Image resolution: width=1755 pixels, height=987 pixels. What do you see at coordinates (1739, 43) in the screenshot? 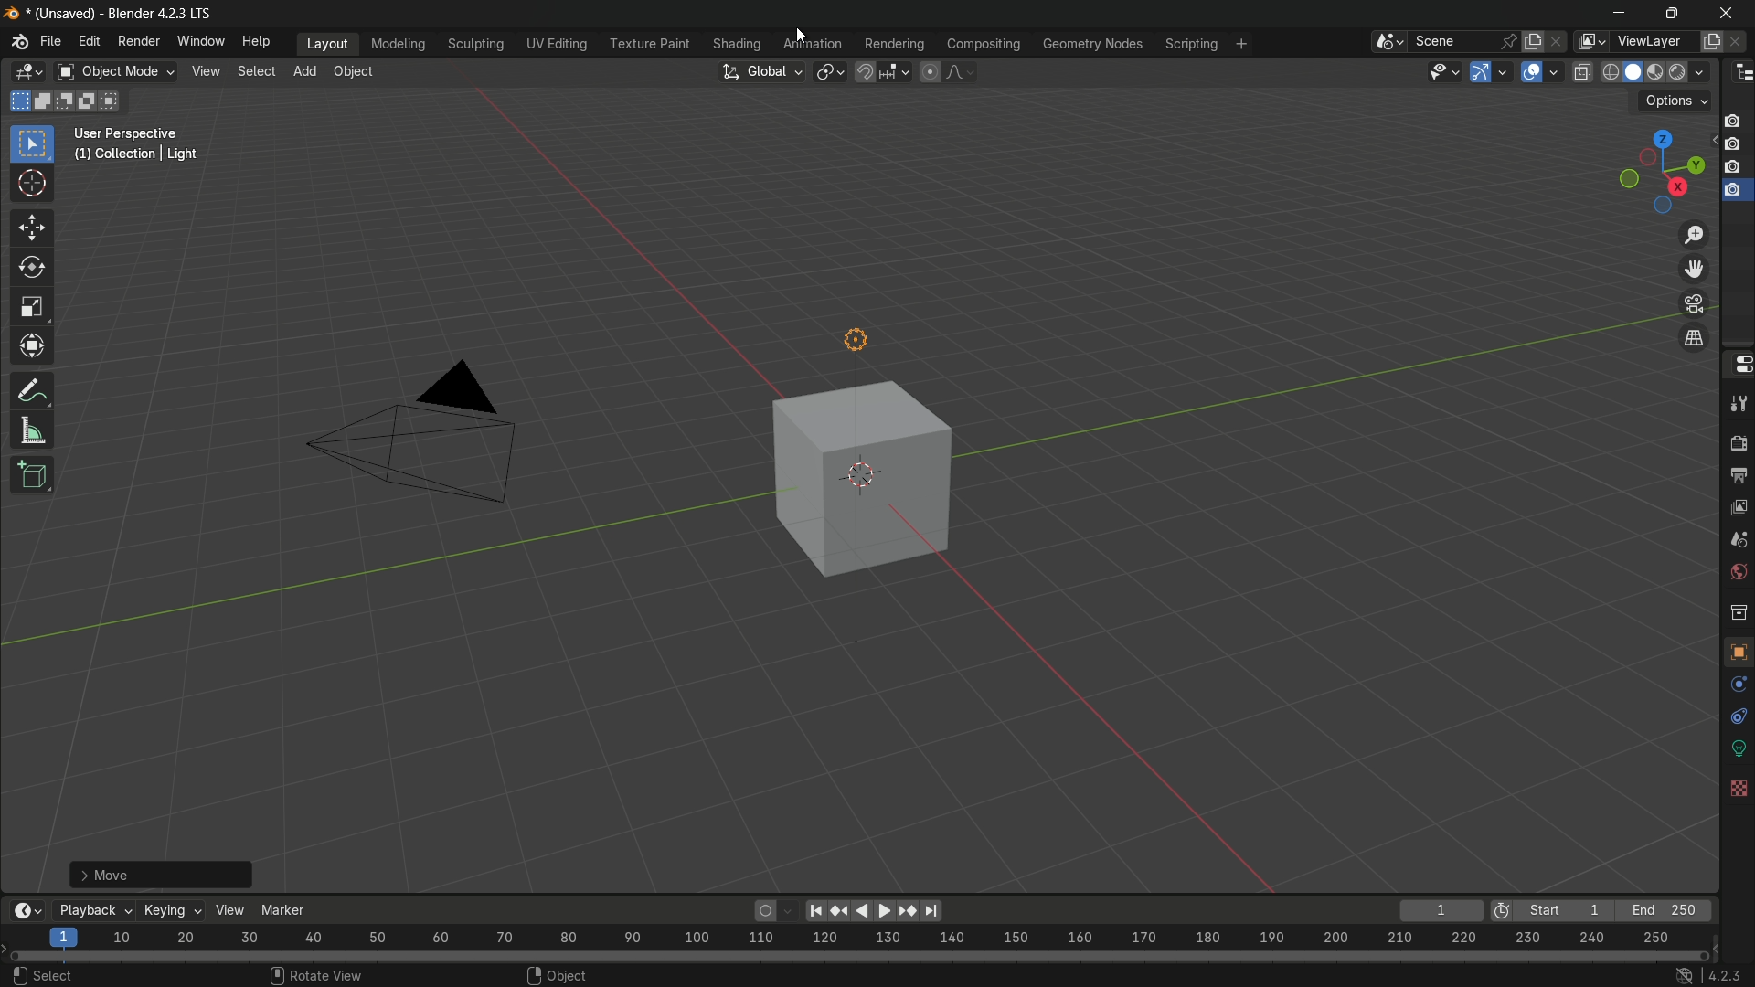
I see `remove view layer` at bounding box center [1739, 43].